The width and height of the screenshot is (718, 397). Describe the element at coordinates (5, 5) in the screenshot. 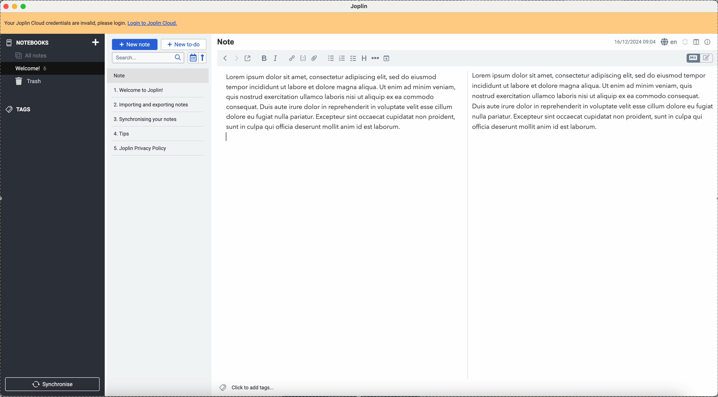

I see `close` at that location.